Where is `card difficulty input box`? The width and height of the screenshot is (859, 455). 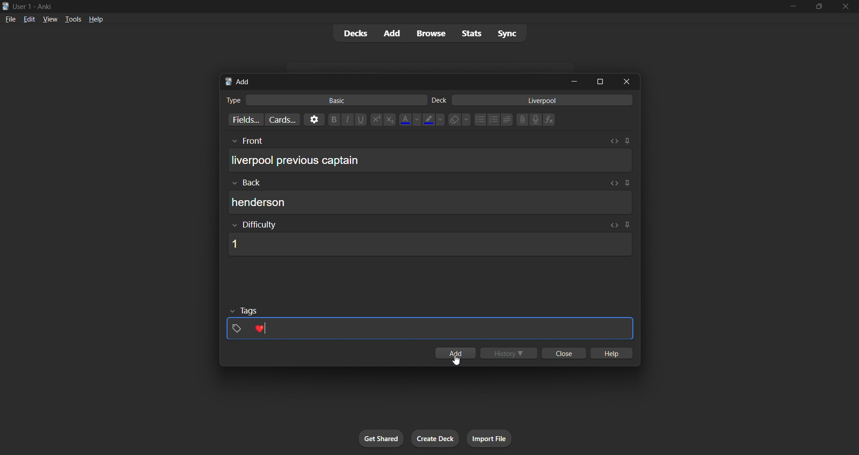 card difficulty input box is located at coordinates (428, 239).